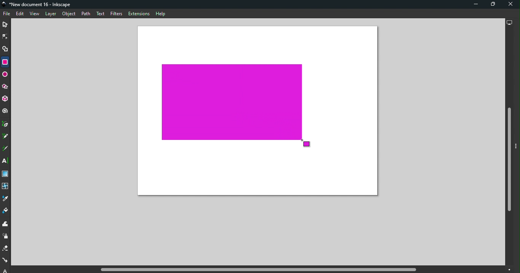 The image size is (520, 273). I want to click on Vertical scroll bar, so click(509, 147).